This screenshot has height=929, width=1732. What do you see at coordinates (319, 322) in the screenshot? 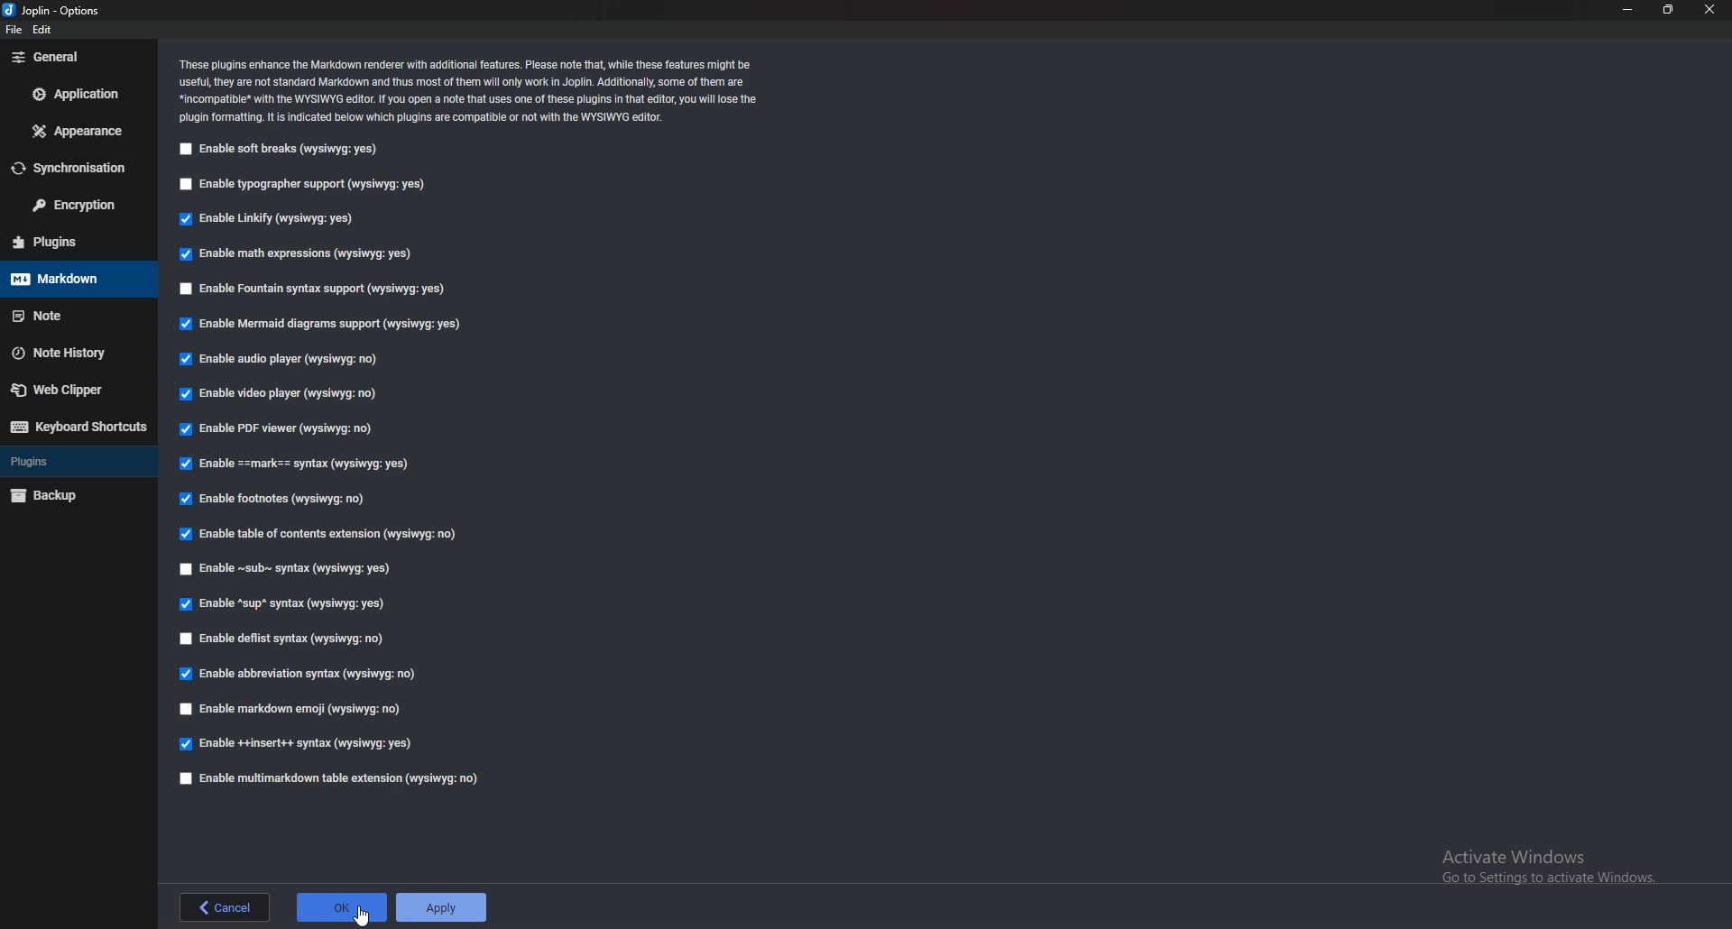
I see `Enable Mermaid diagrams support (wysiwyg: yes)` at bounding box center [319, 322].